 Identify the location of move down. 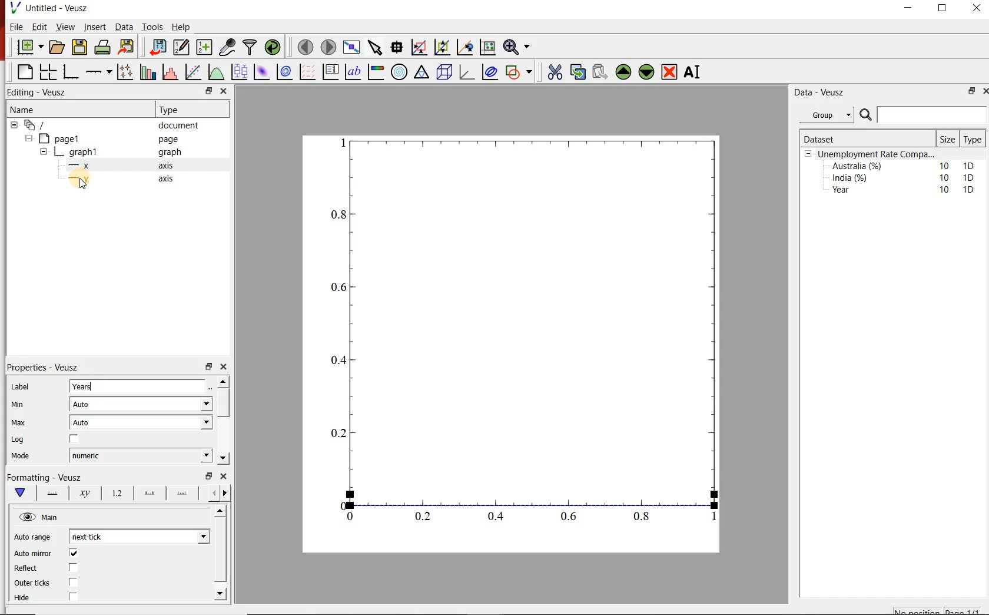
(220, 594).